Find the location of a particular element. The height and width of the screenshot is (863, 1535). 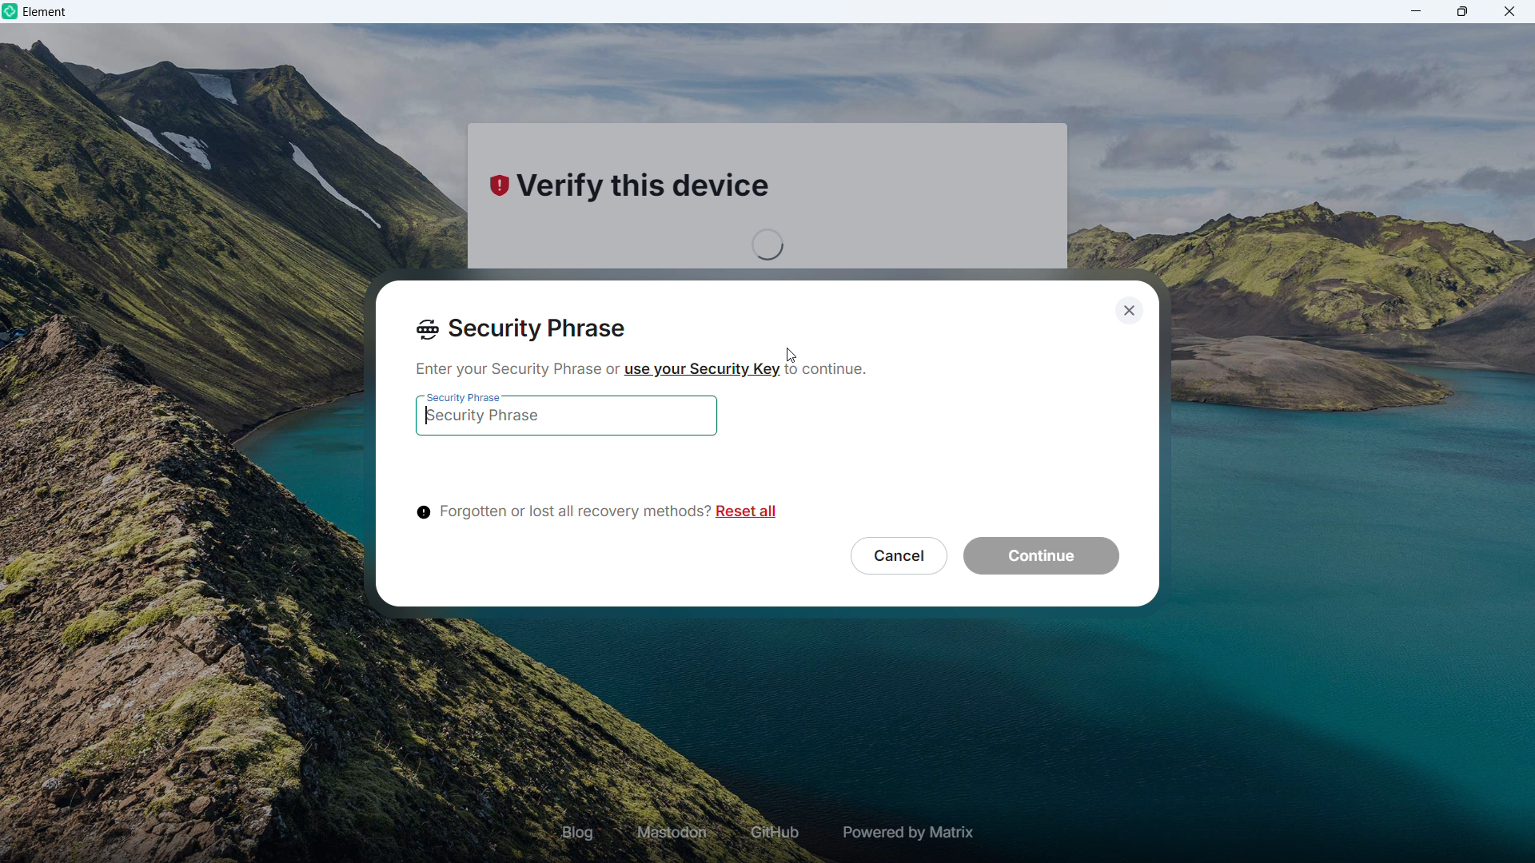

Enter security phrase  is located at coordinates (565, 421).